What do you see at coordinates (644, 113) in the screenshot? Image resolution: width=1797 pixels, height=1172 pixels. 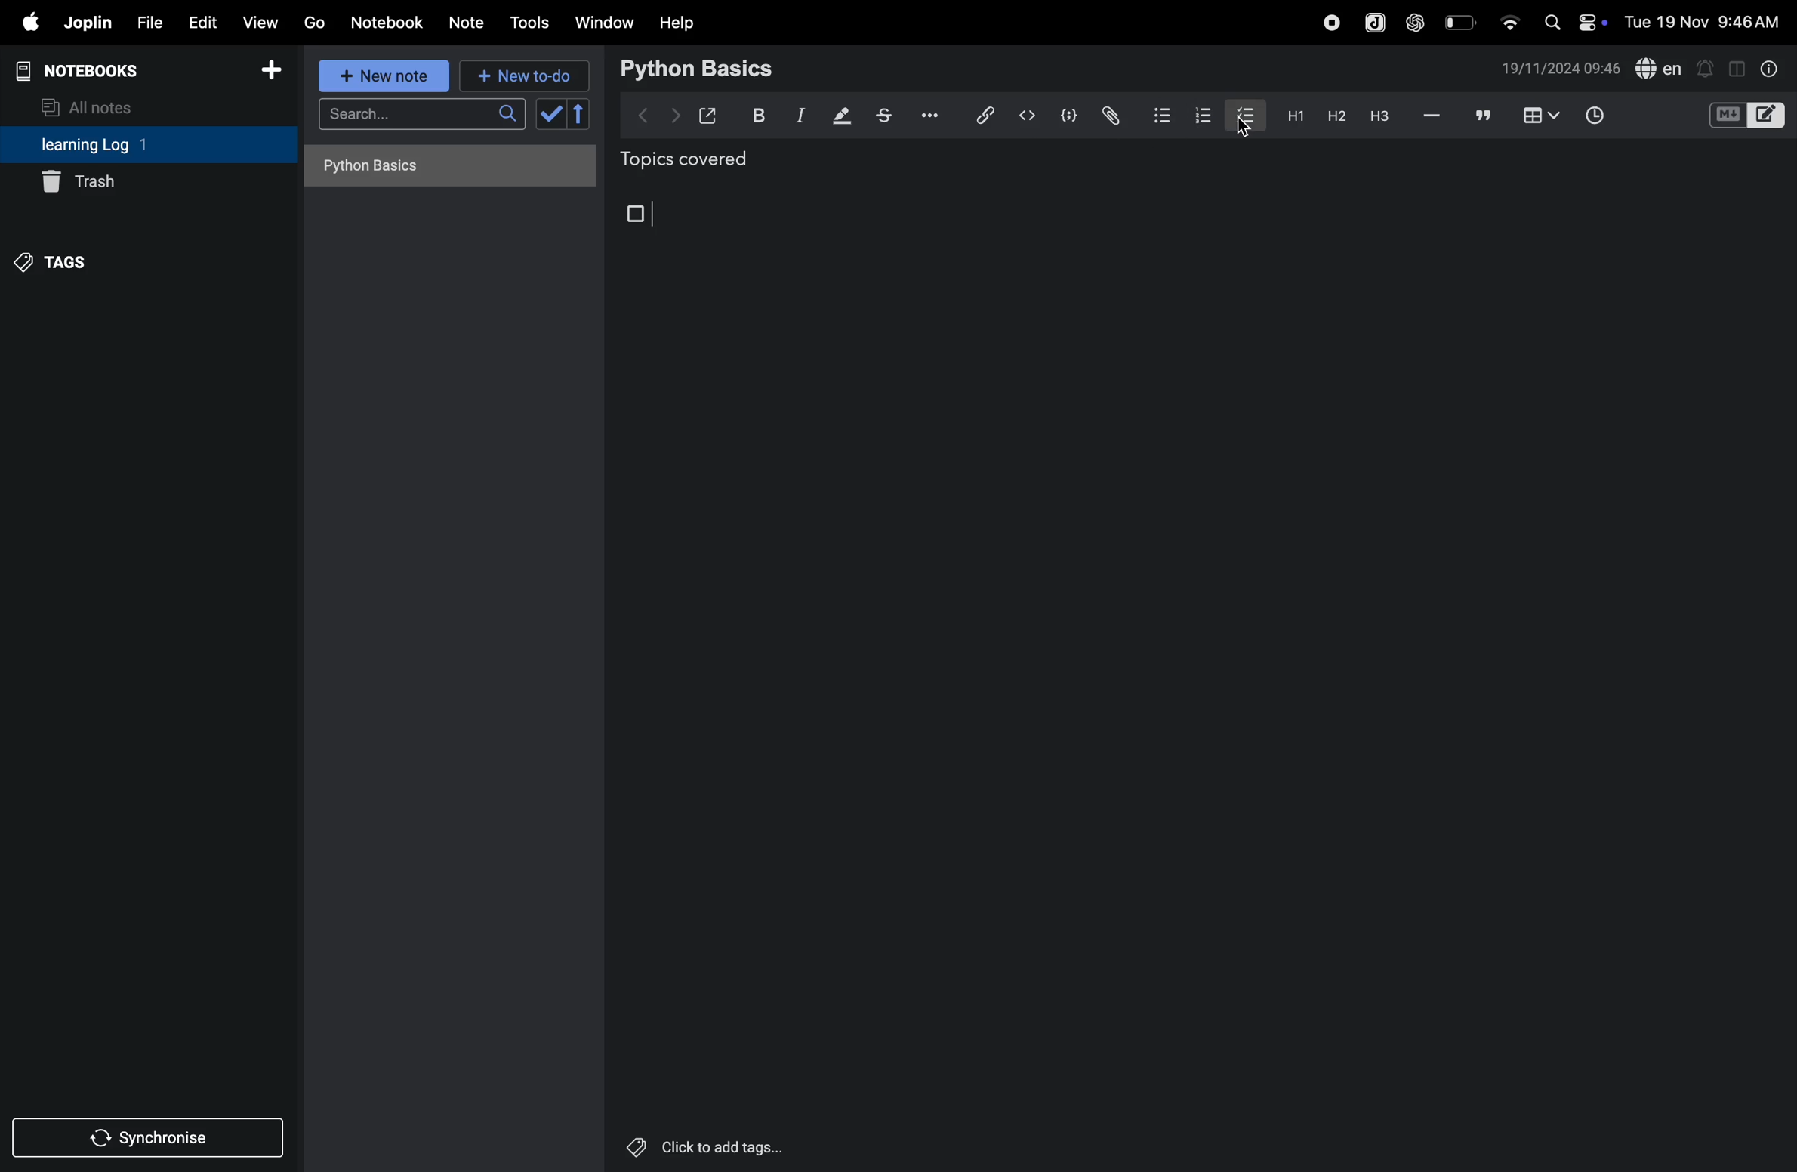 I see `backward` at bounding box center [644, 113].